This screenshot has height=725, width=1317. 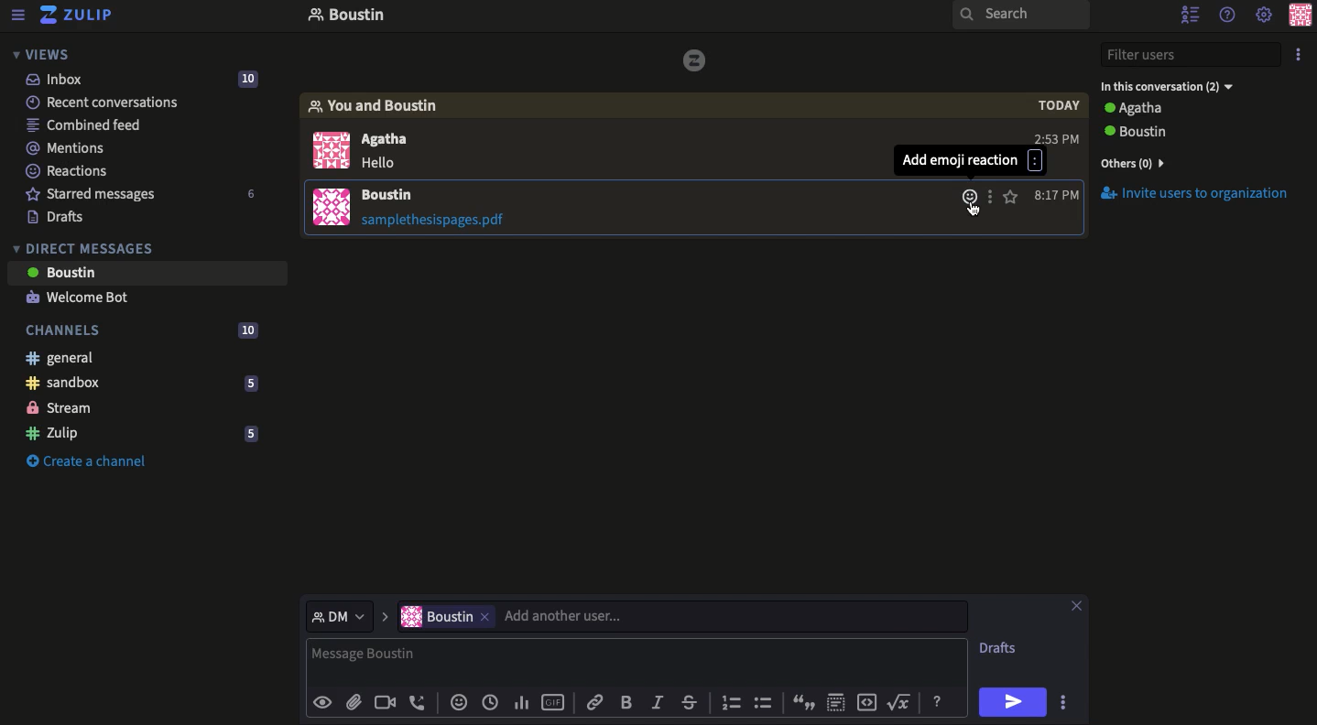 I want to click on General, so click(x=60, y=358).